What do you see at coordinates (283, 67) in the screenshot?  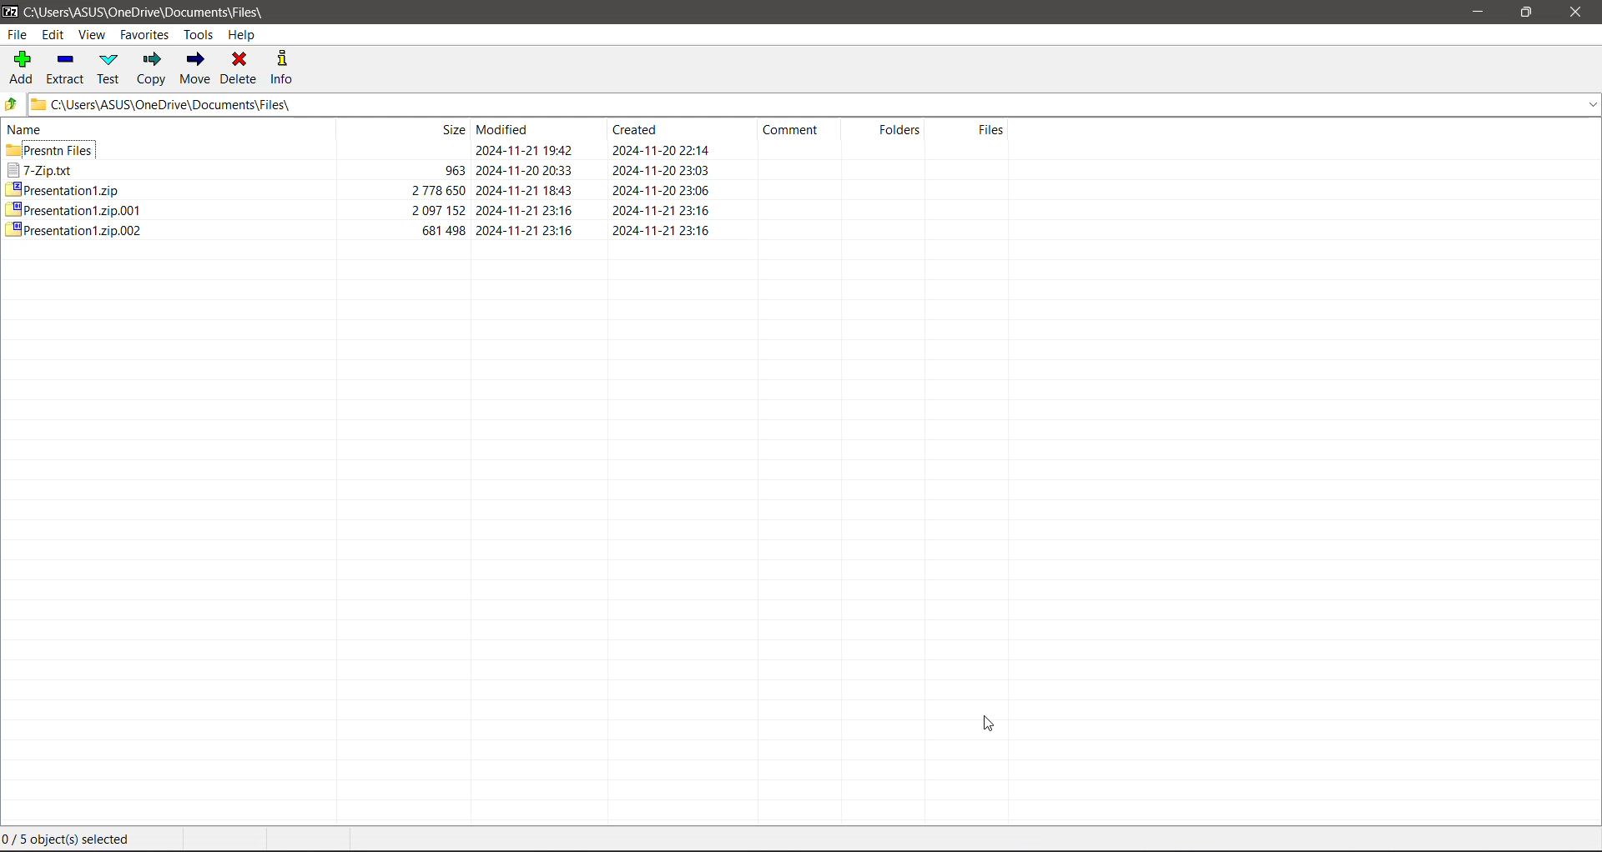 I see `Info` at bounding box center [283, 67].